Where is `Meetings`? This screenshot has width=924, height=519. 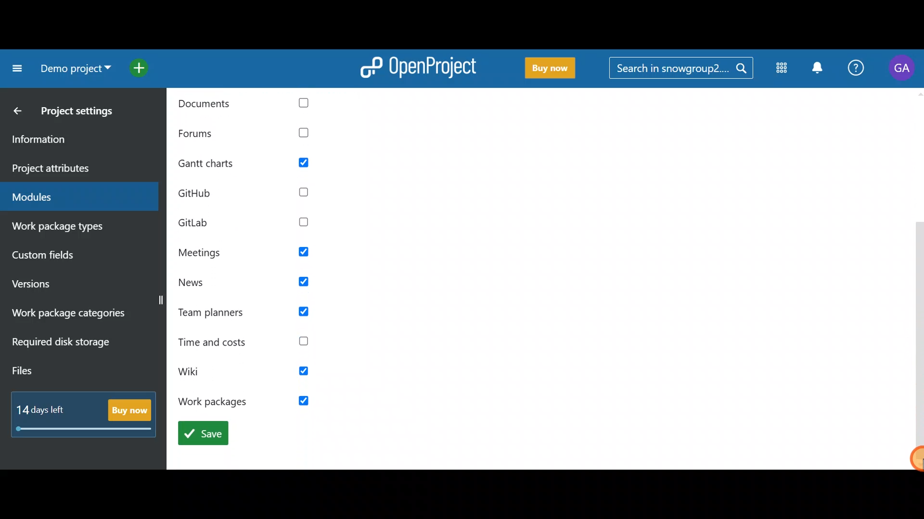
Meetings is located at coordinates (245, 253).